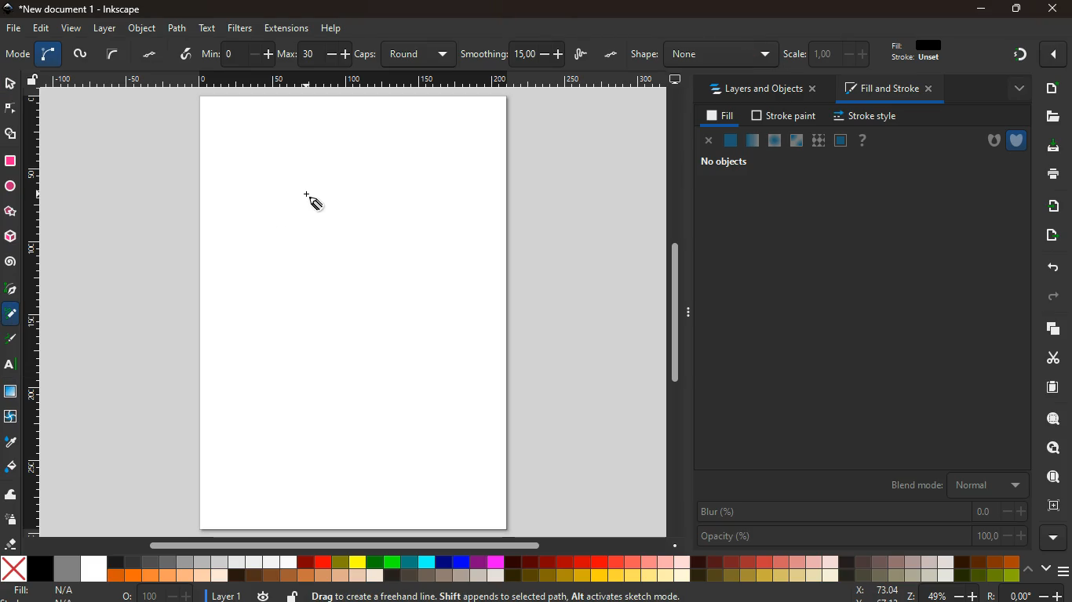  Describe the element at coordinates (830, 53) in the screenshot. I see `scale` at that location.